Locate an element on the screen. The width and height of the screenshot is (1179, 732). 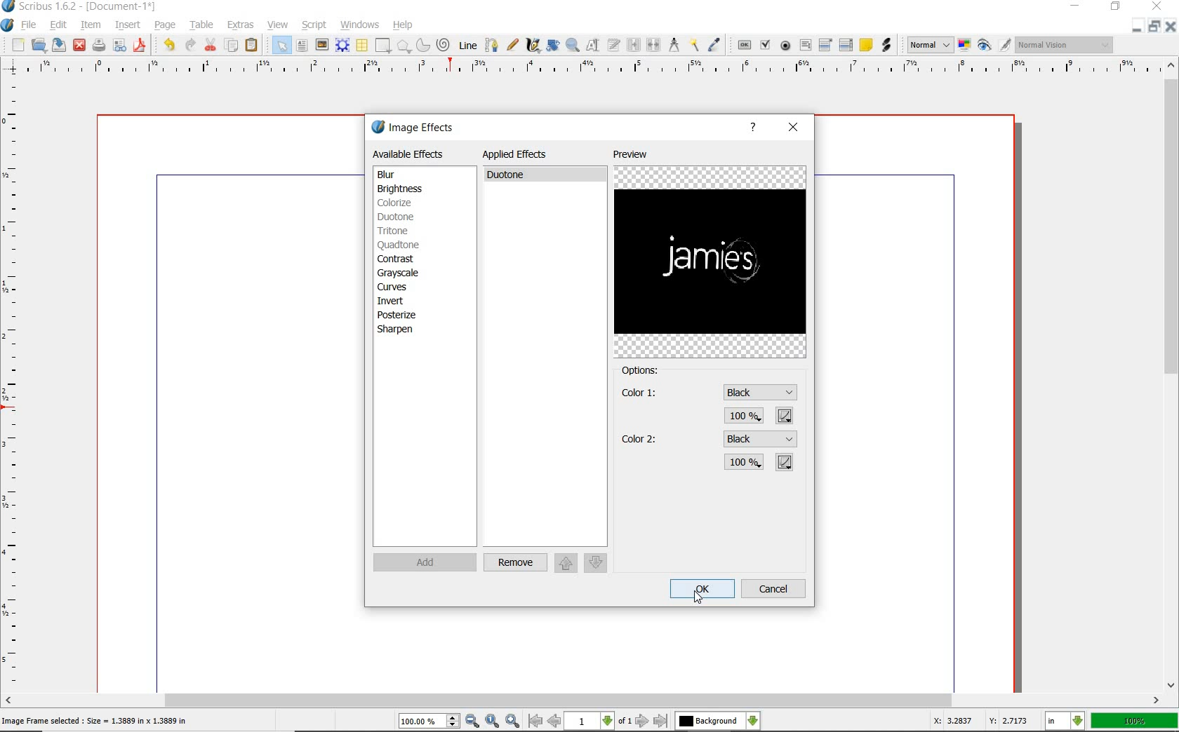
coordinates is located at coordinates (979, 723).